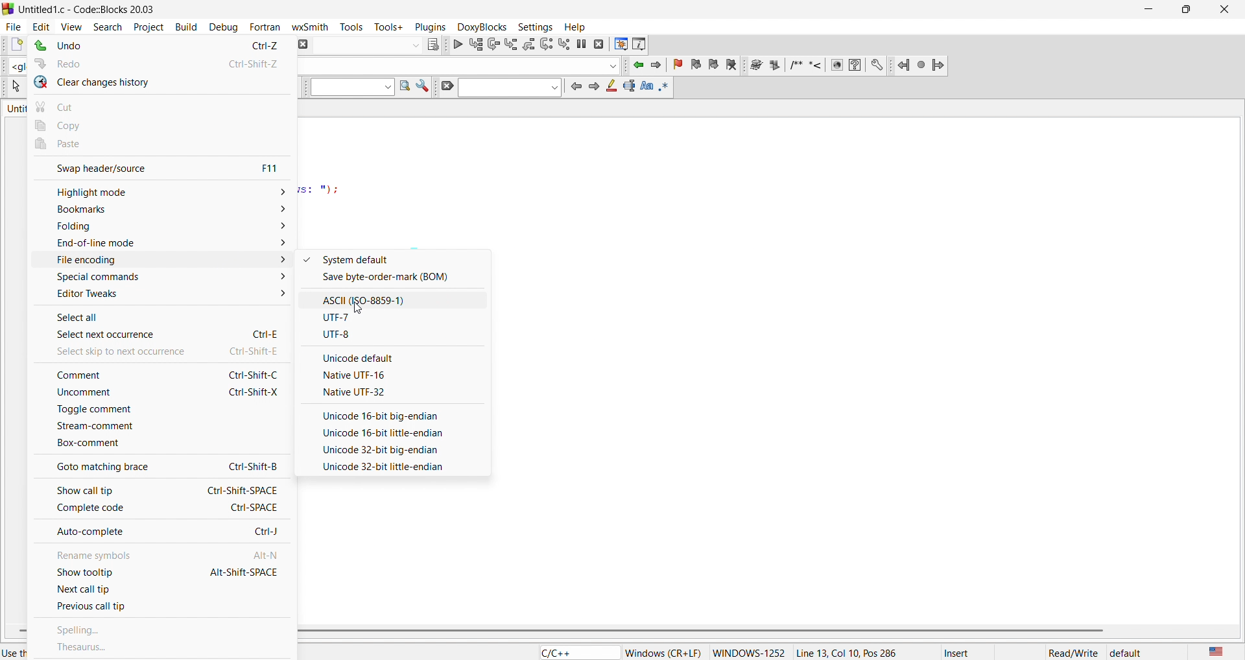 This screenshot has width=1245, height=660. Describe the element at coordinates (578, 652) in the screenshot. I see `C/C++` at that location.